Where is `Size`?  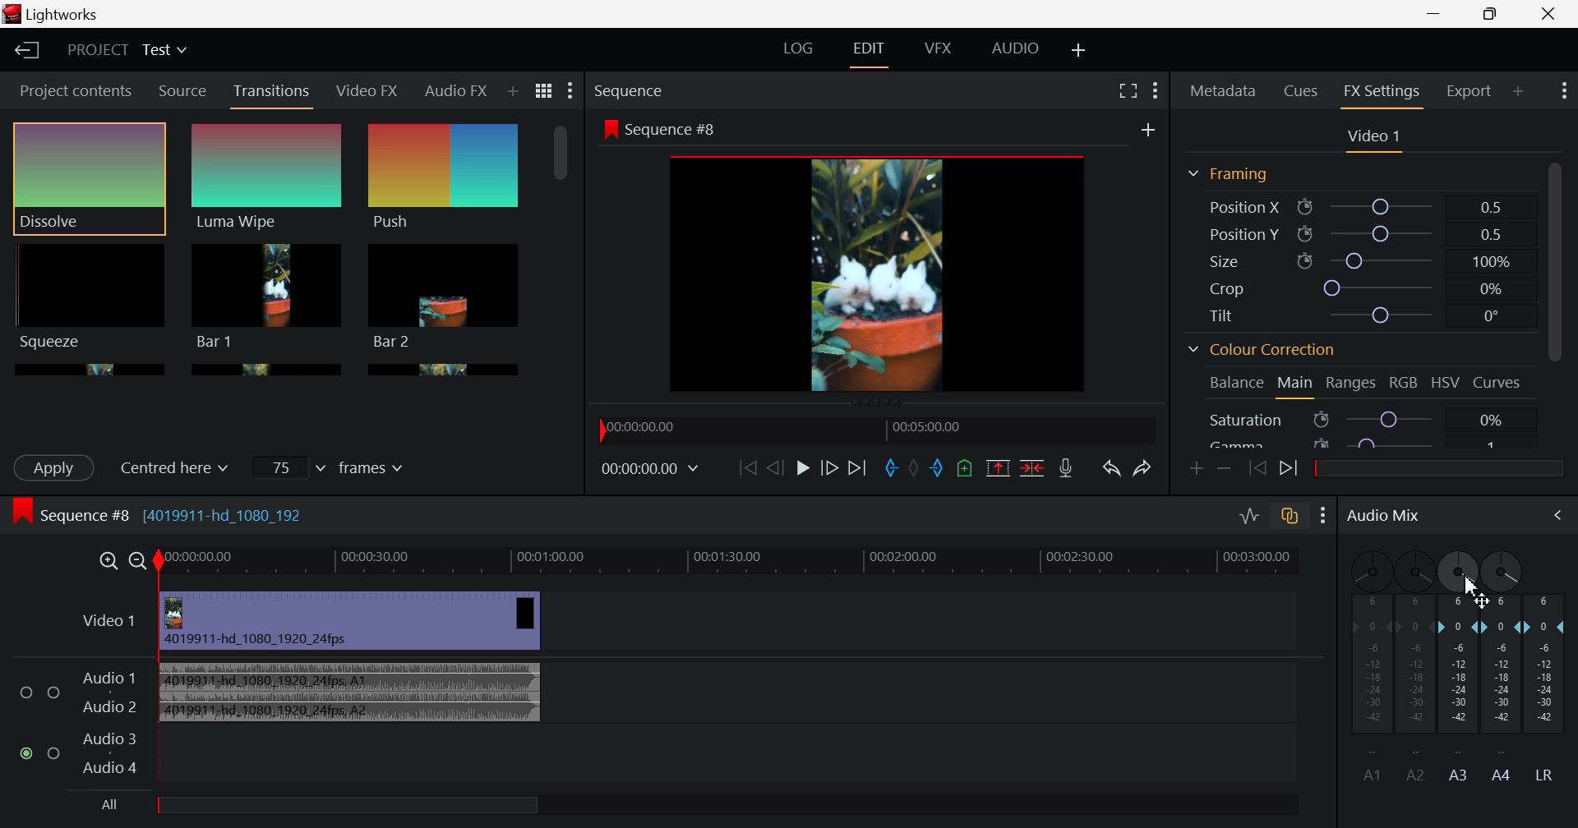
Size is located at coordinates (1357, 257).